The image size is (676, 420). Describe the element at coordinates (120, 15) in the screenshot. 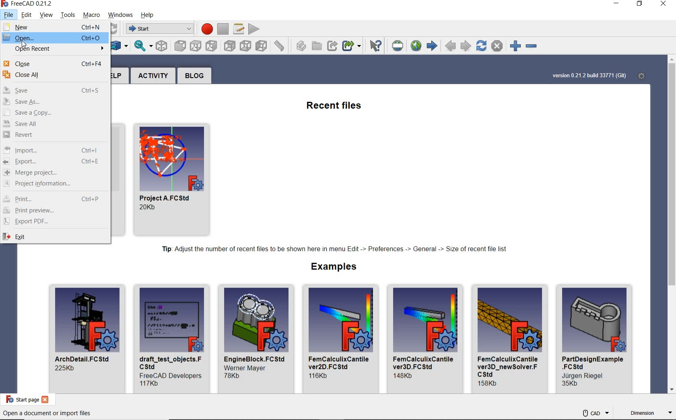

I see `WINDOWS` at that location.